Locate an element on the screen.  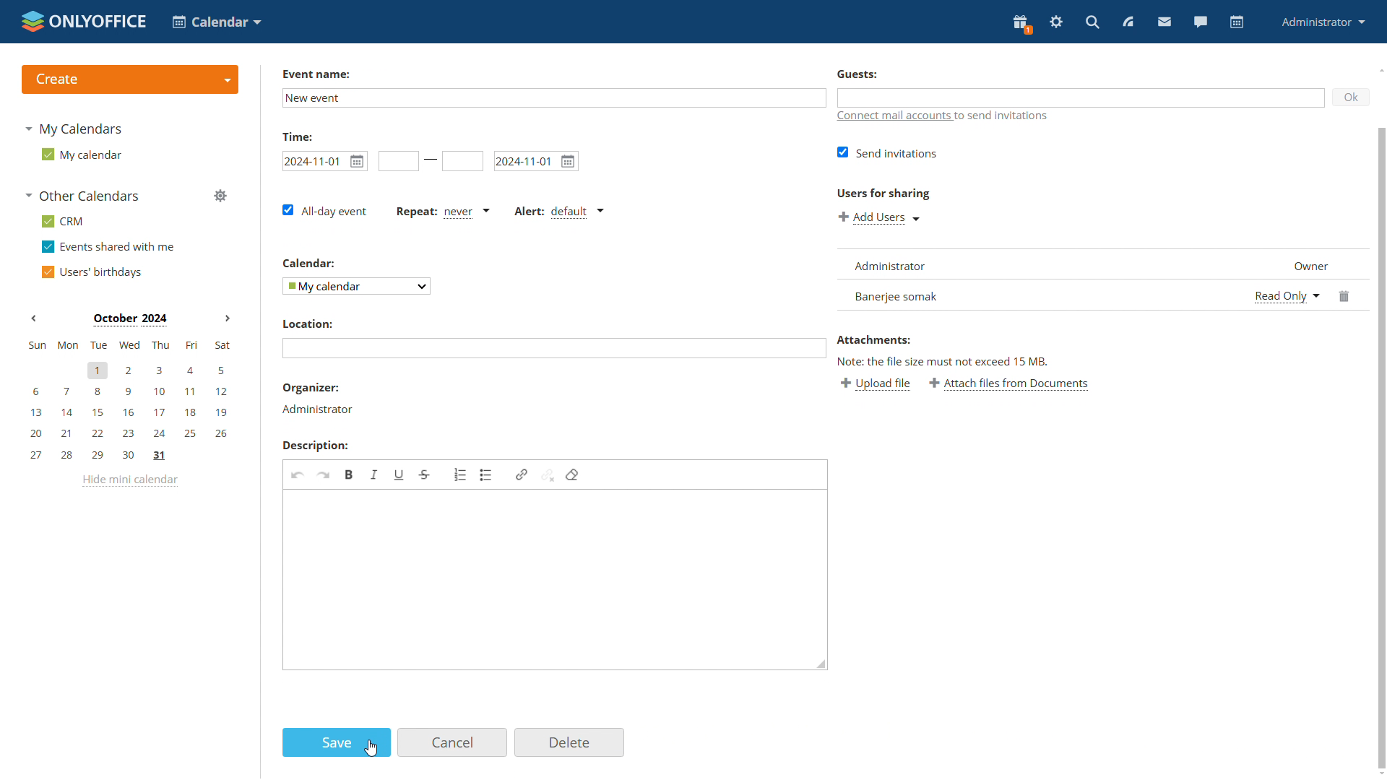
manage is located at coordinates (222, 197).